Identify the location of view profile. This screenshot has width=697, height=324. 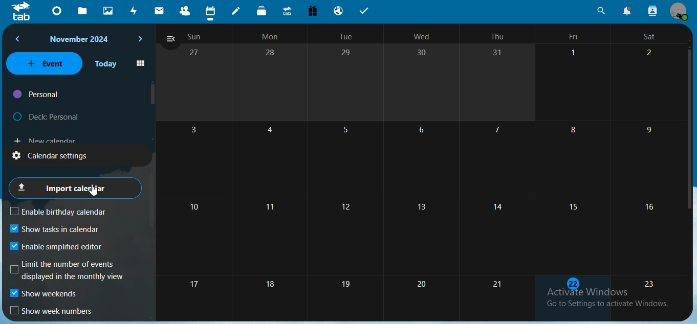
(678, 11).